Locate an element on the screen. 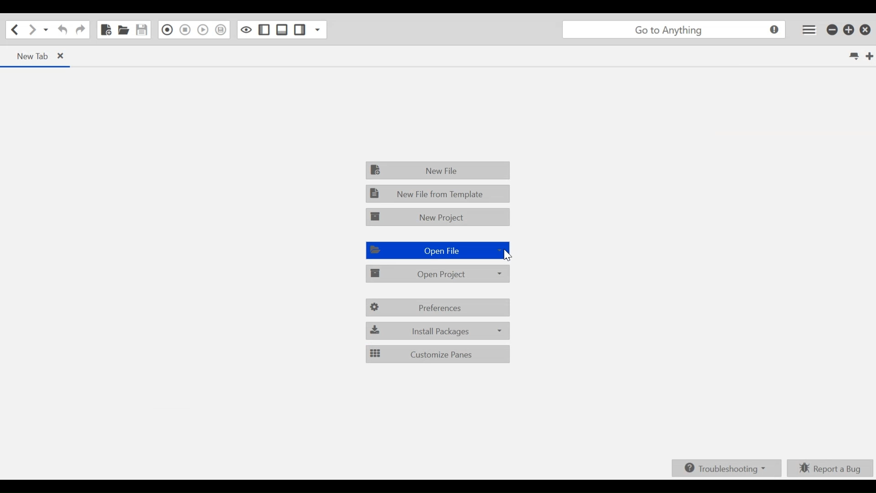  Application menu is located at coordinates (808, 28).